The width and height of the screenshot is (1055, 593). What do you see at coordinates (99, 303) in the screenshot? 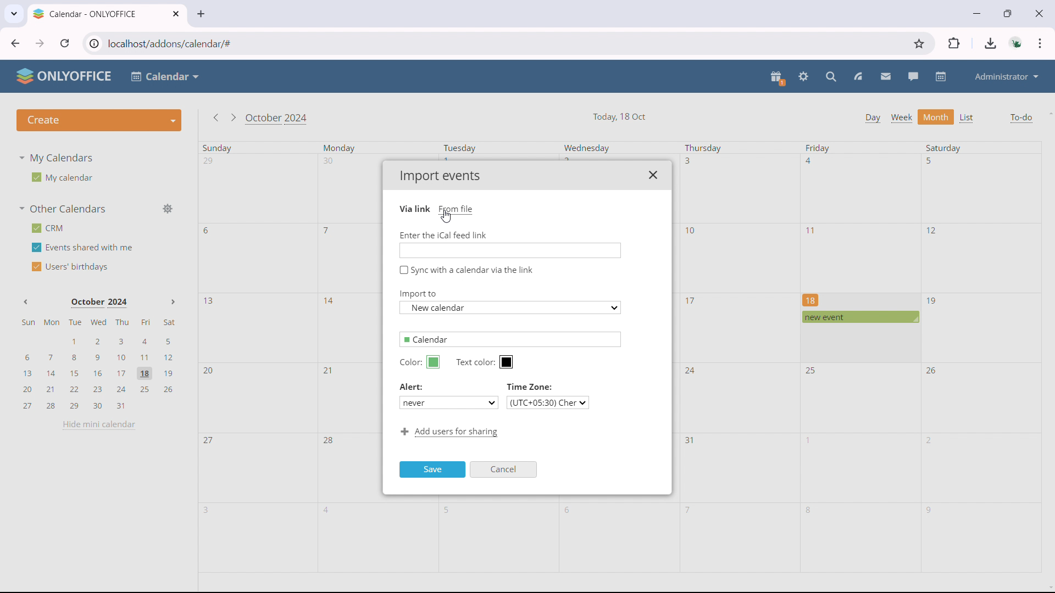
I see `October 2024` at bounding box center [99, 303].